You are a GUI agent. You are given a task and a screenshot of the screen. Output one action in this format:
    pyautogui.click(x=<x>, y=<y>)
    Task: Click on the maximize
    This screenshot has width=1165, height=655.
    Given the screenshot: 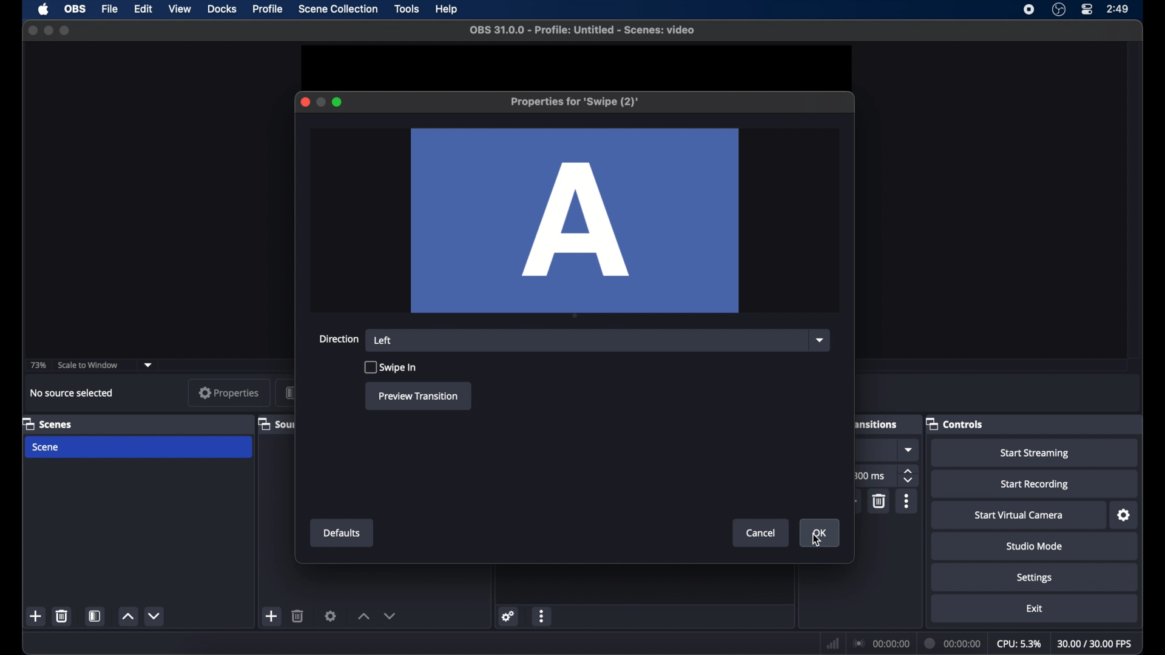 What is the action you would take?
    pyautogui.click(x=339, y=102)
    